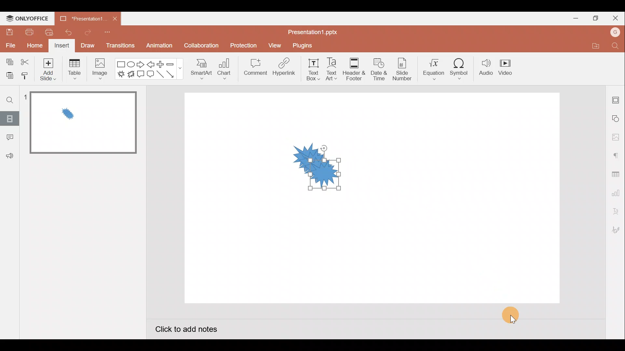 The height and width of the screenshot is (351, 625). What do you see at coordinates (74, 70) in the screenshot?
I see `Table` at bounding box center [74, 70].